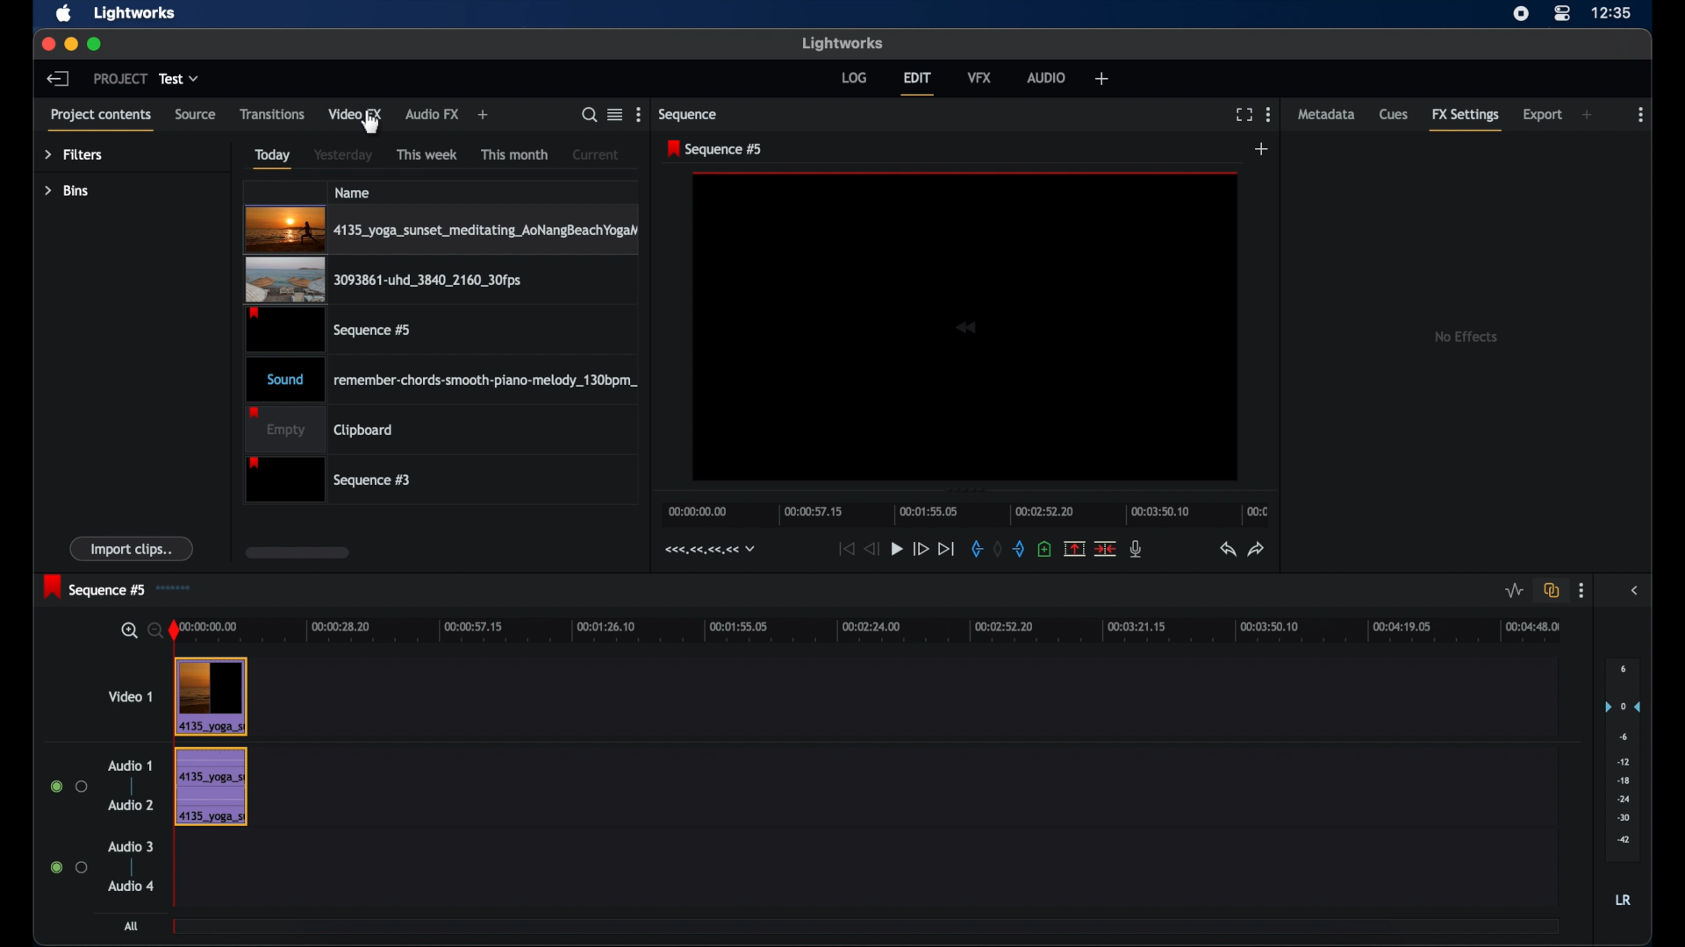  What do you see at coordinates (448, 357) in the screenshot?
I see `video files` at bounding box center [448, 357].